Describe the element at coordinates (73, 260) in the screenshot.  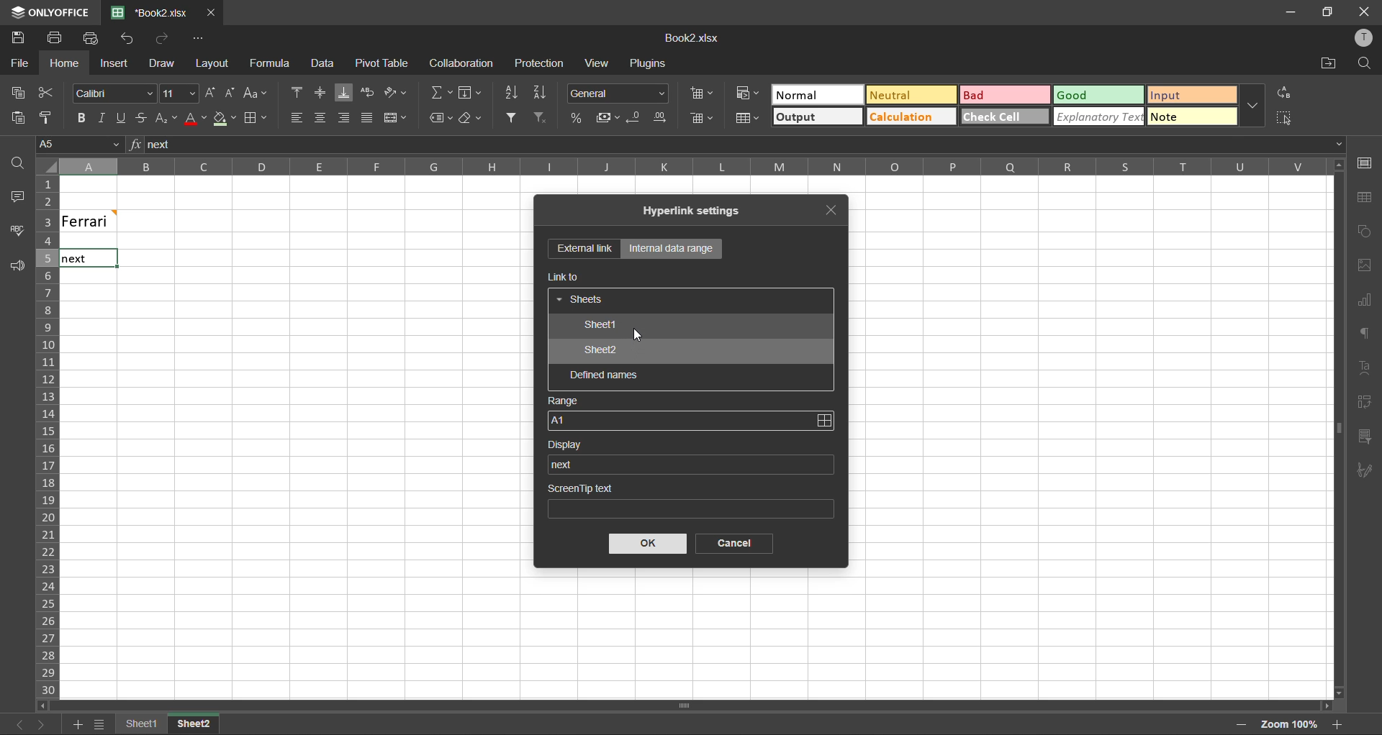
I see `Next` at that location.